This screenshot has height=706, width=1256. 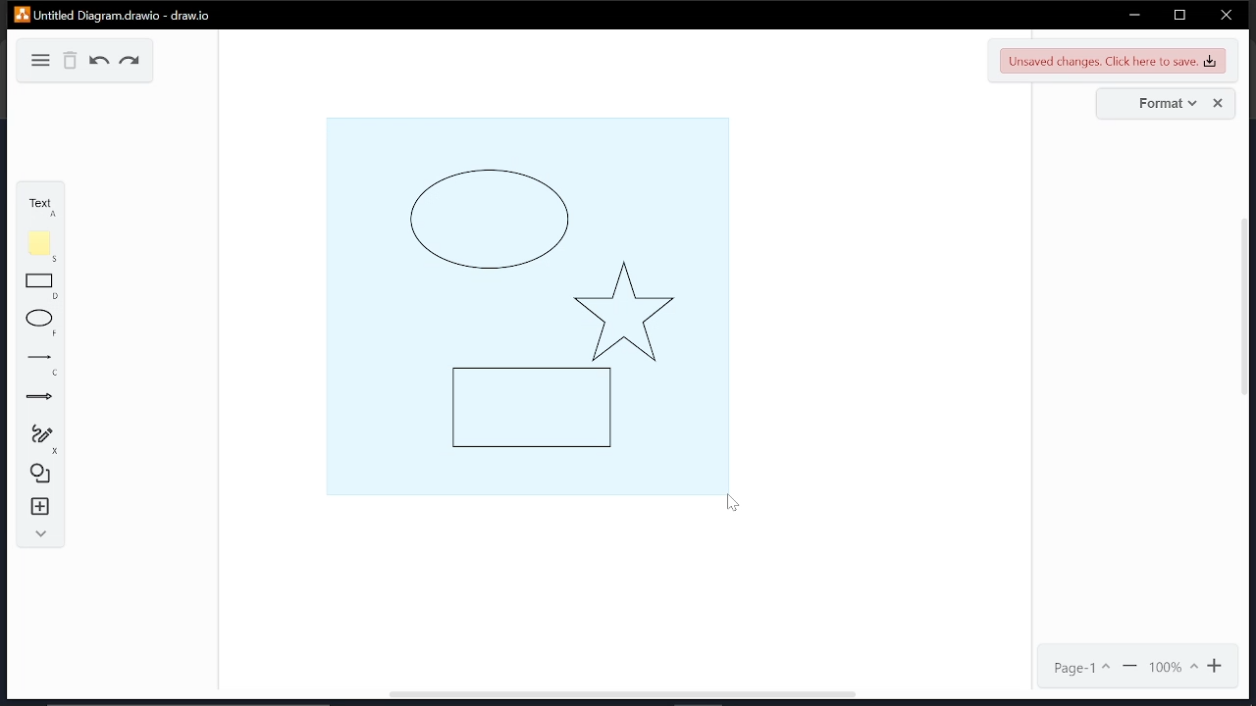 I want to click on zoom in, so click(x=1218, y=666).